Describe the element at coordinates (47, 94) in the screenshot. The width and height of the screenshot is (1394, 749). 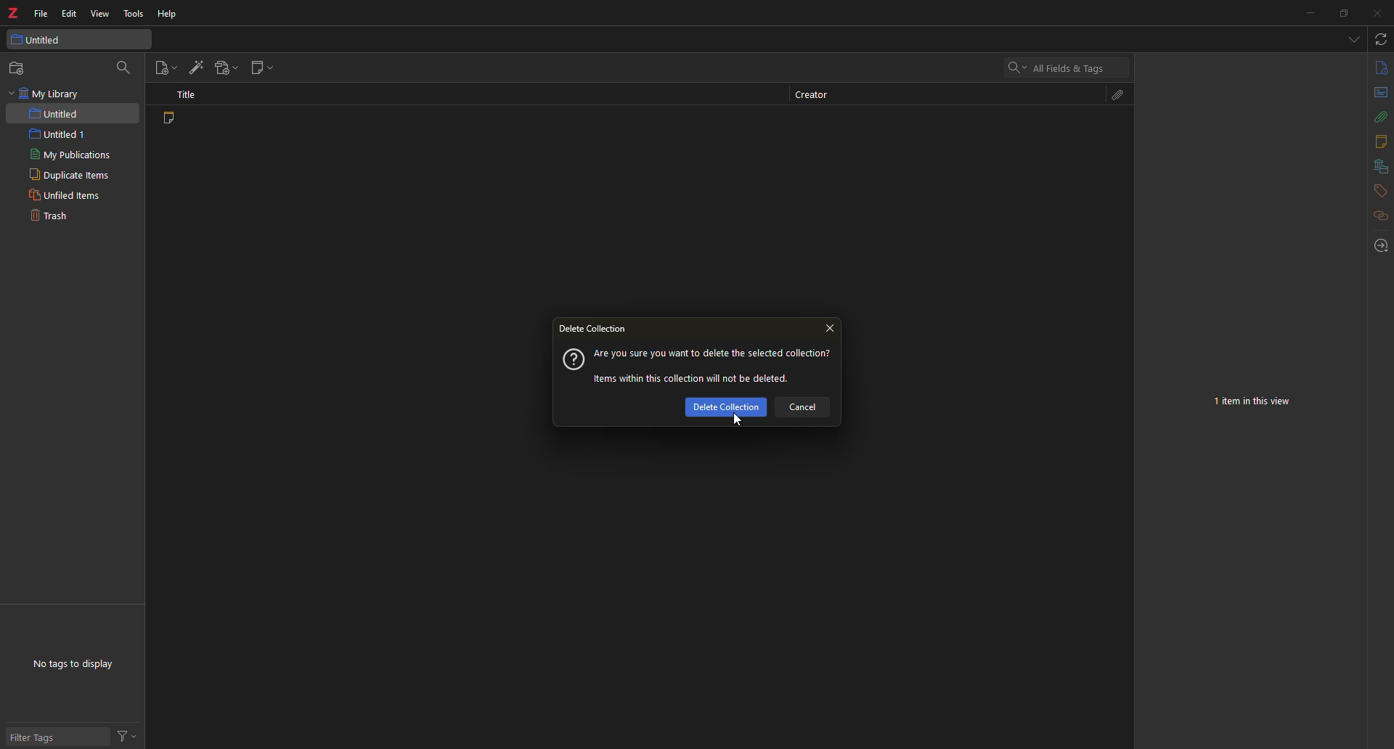
I see `my library` at that location.